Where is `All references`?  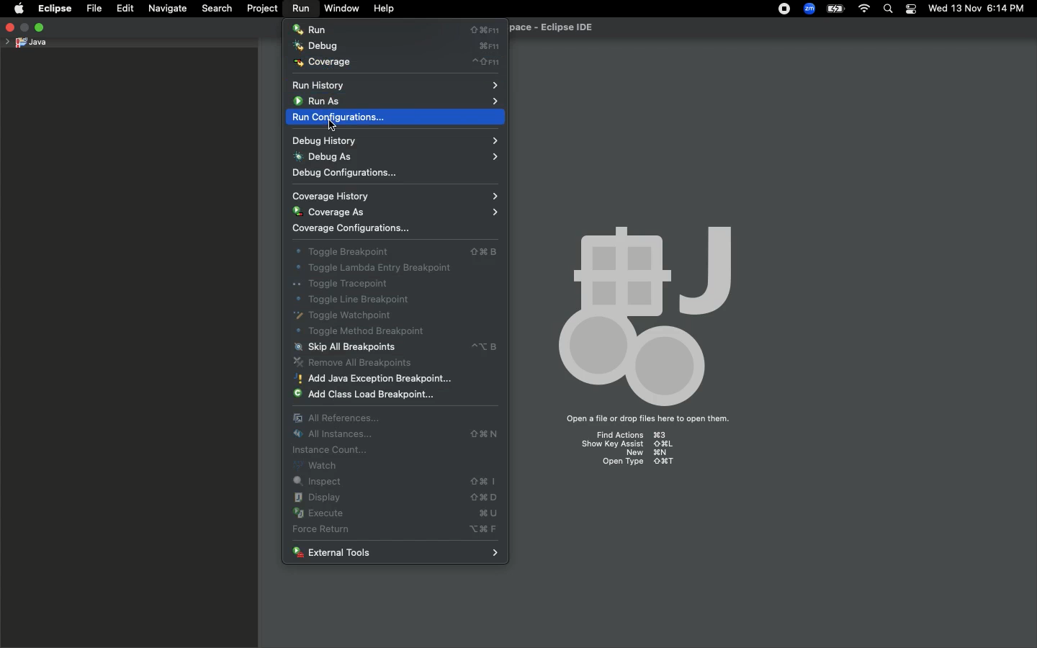 All references is located at coordinates (336, 419).